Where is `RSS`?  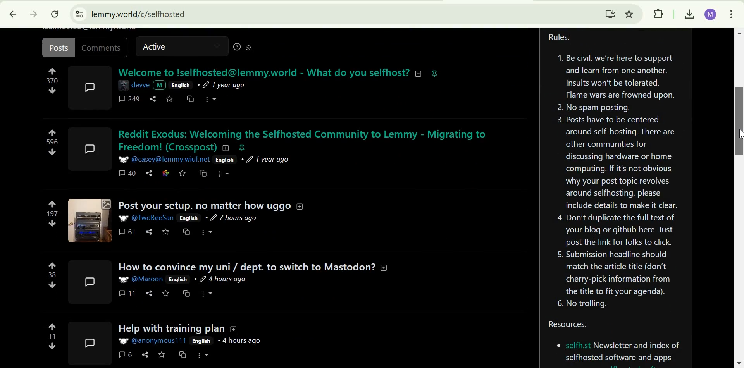
RSS is located at coordinates (252, 48).